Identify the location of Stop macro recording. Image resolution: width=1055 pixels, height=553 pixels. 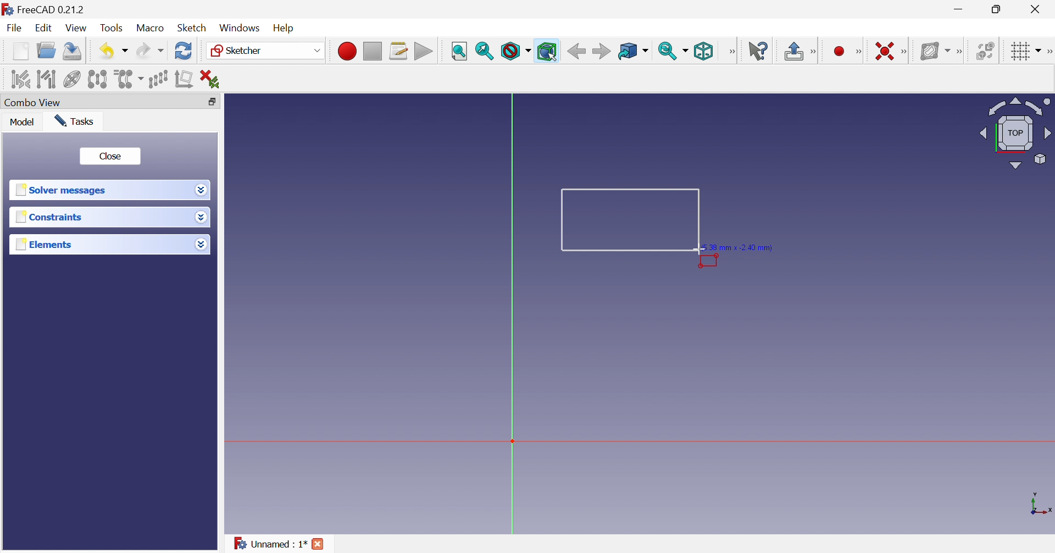
(373, 51).